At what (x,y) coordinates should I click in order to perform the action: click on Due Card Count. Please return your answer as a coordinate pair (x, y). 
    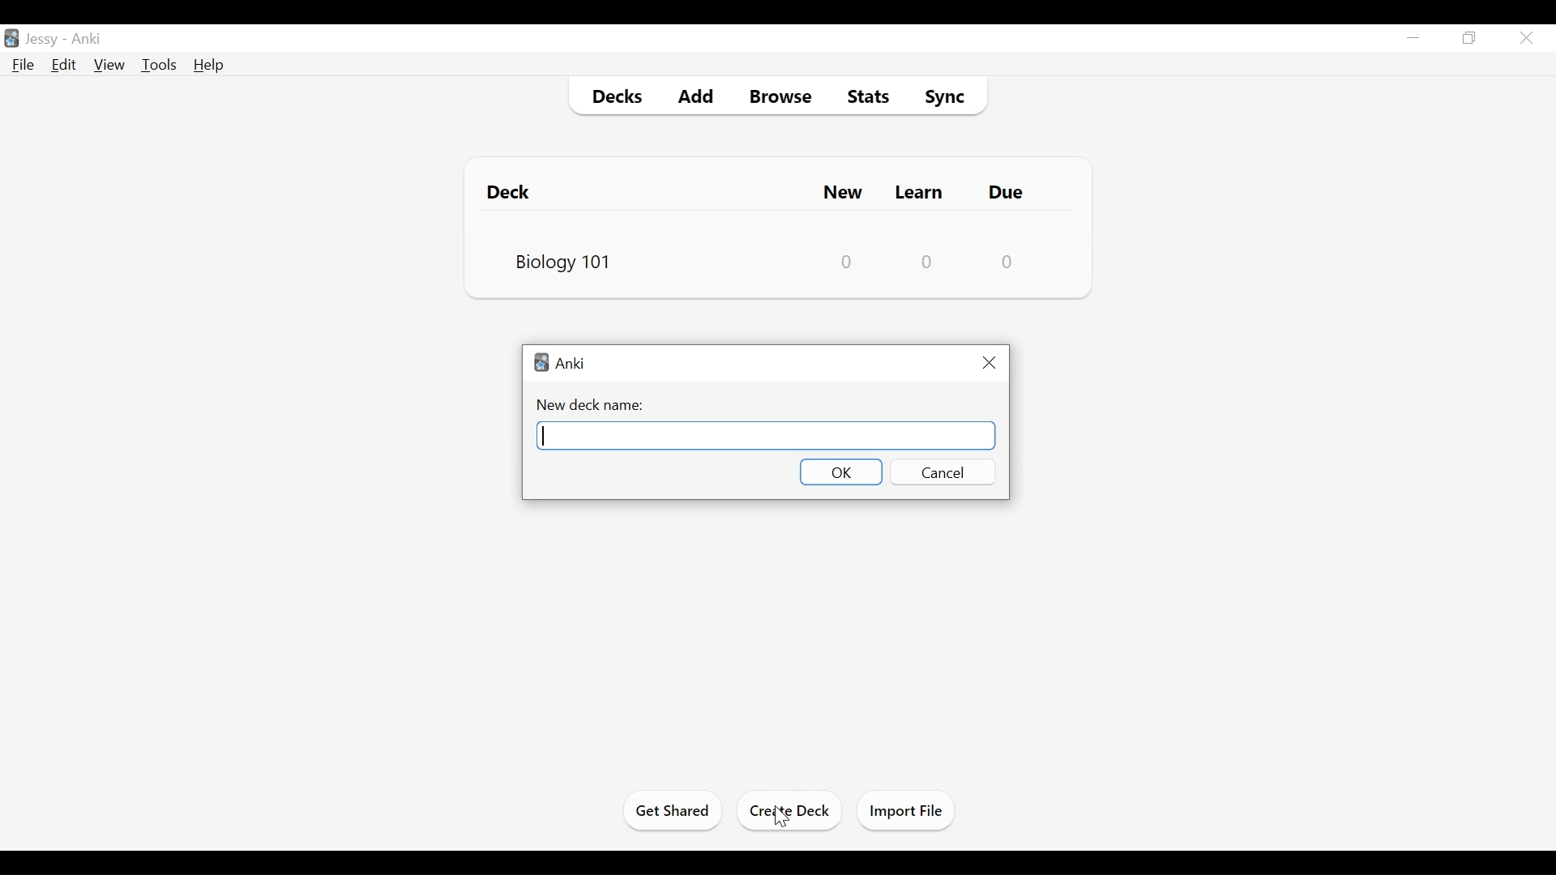
    Looking at the image, I should click on (1007, 261).